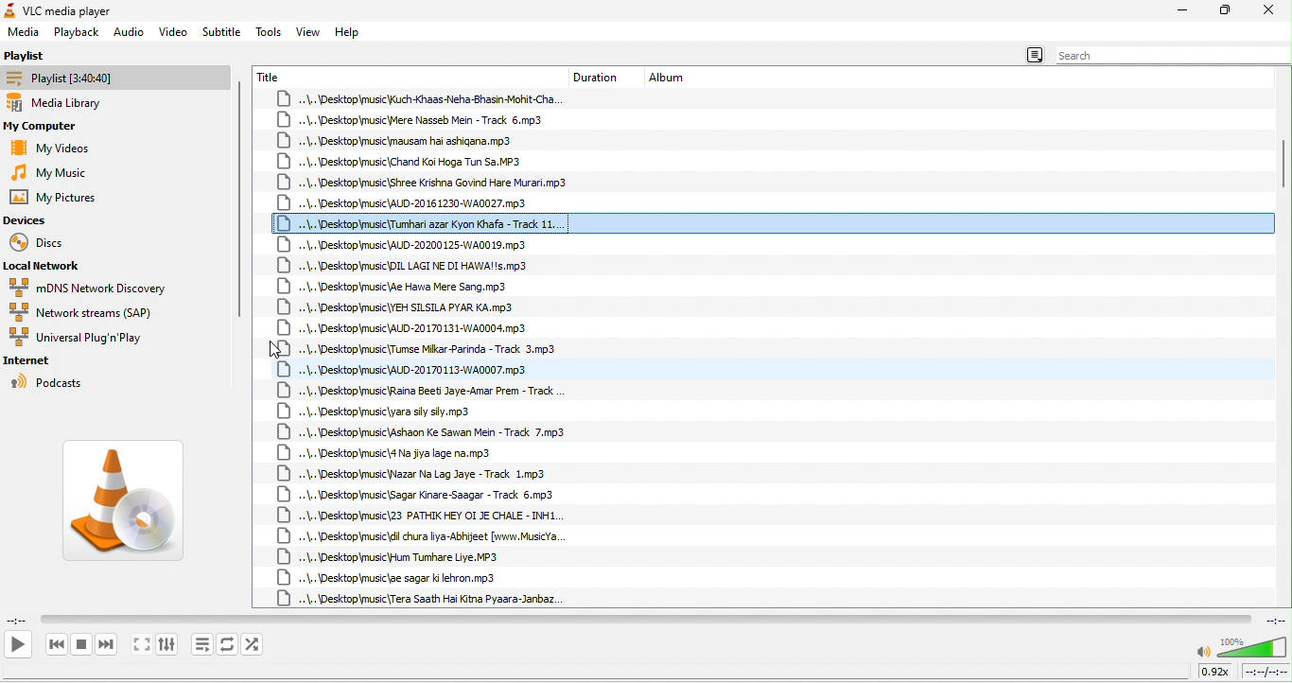 The width and height of the screenshot is (1292, 683). What do you see at coordinates (431, 536) in the screenshot?
I see `..\..\Desktopmusic\dil chura liya-Abhijeet [www.MusicYa.` at bounding box center [431, 536].